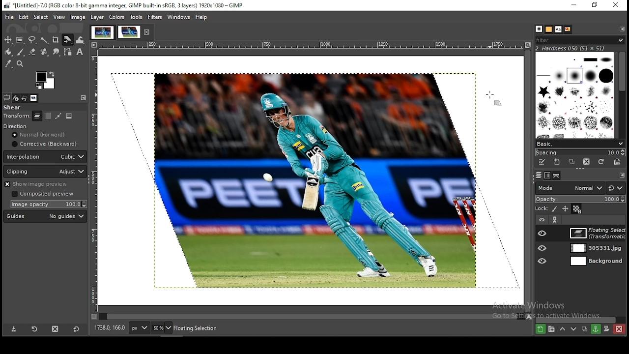 The image size is (629, 354). What do you see at coordinates (47, 116) in the screenshot?
I see `selection` at bounding box center [47, 116].